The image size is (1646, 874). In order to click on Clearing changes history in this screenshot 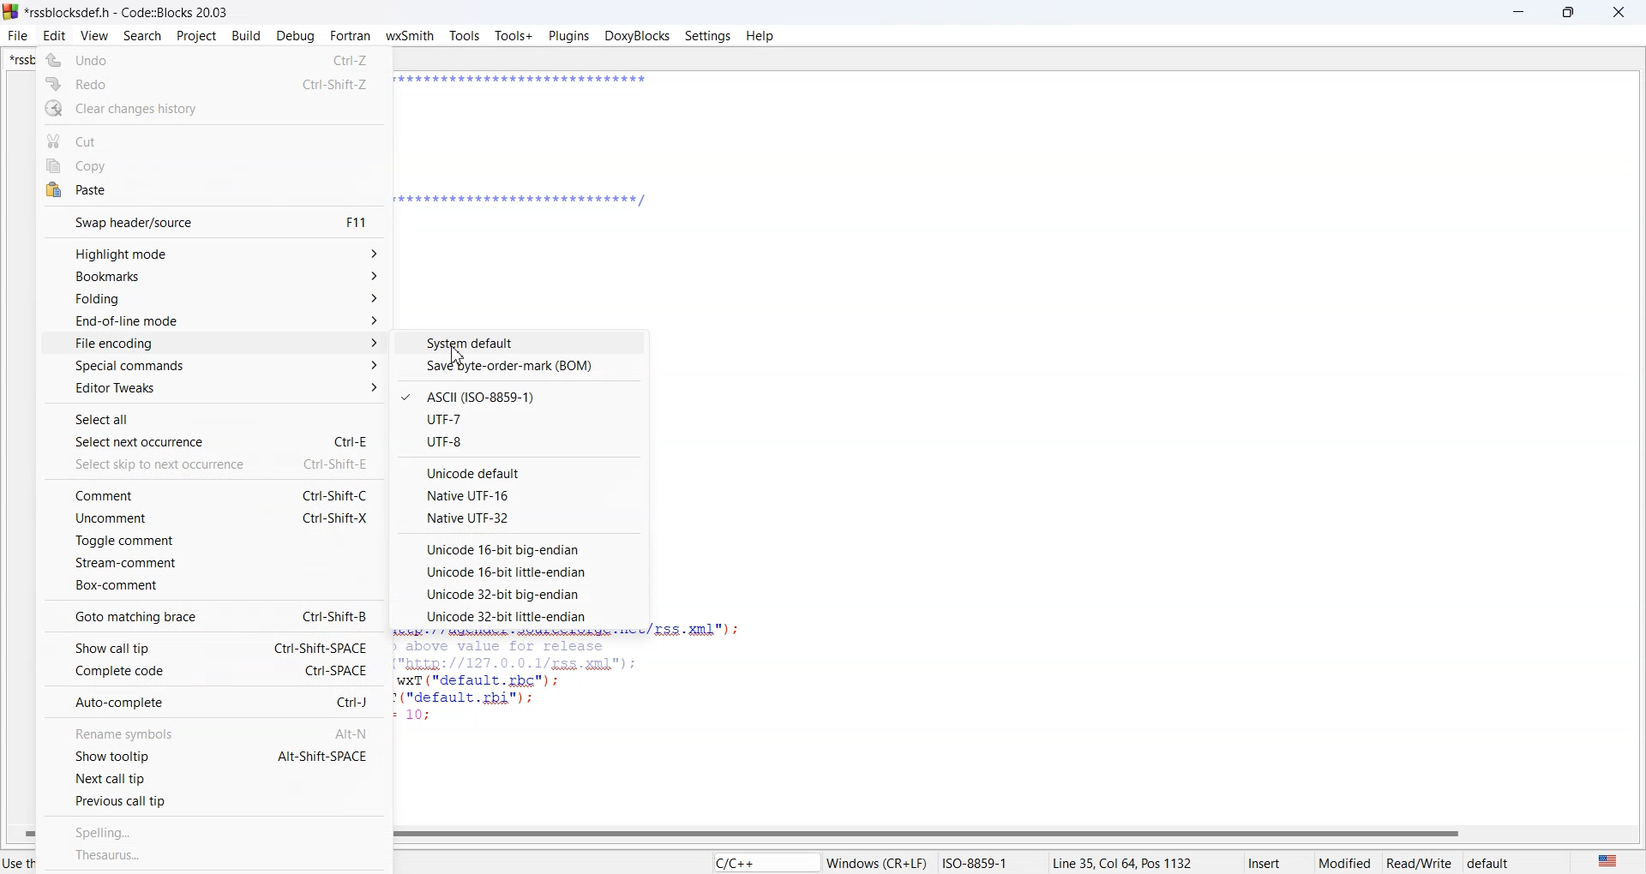, I will do `click(213, 109)`.